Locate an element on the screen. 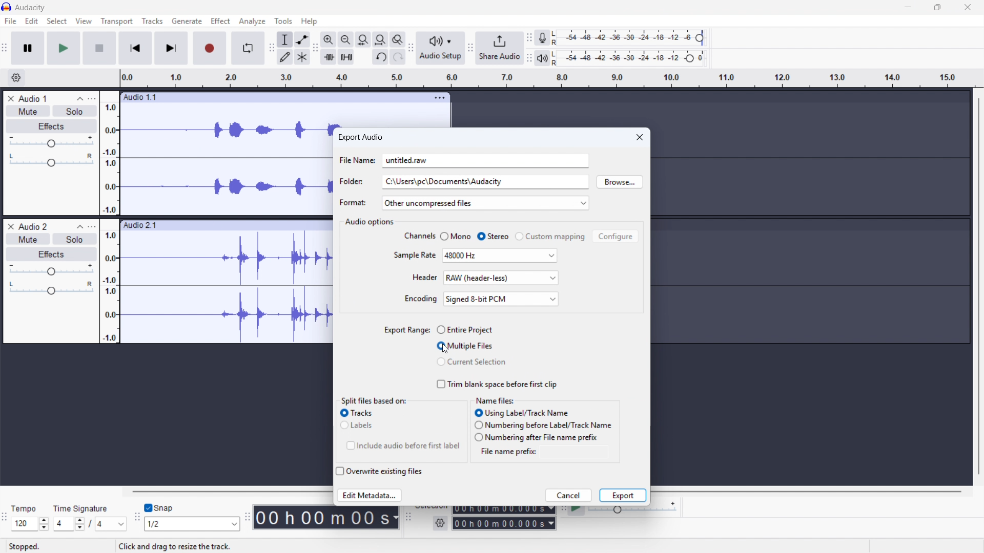 The width and height of the screenshot is (984, 553). cancel is located at coordinates (568, 496).